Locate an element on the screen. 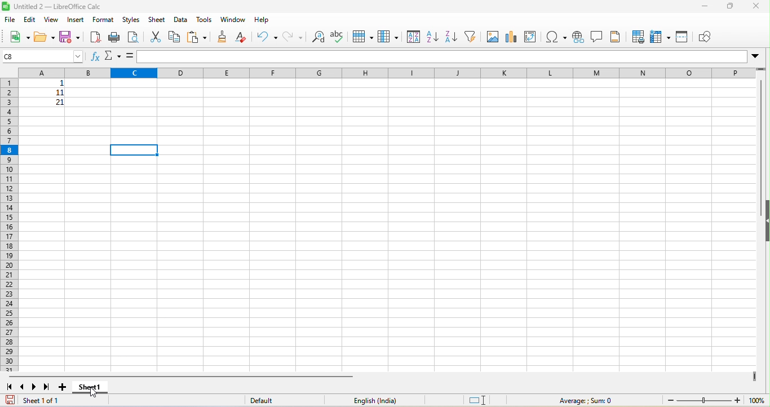 Image resolution: width=770 pixels, height=407 pixels. open is located at coordinates (44, 38).